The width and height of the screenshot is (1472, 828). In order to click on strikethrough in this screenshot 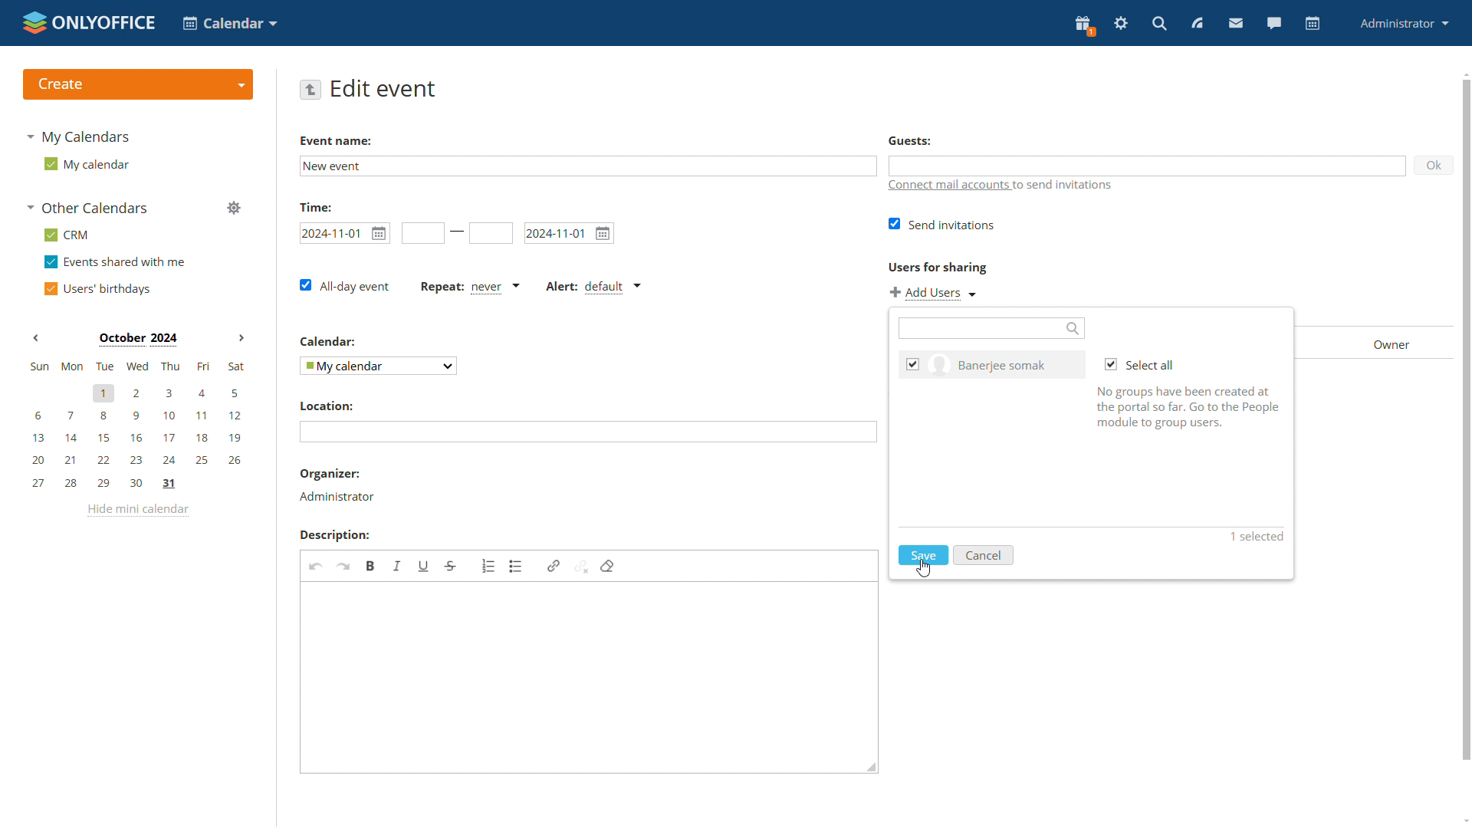, I will do `click(450, 566)`.